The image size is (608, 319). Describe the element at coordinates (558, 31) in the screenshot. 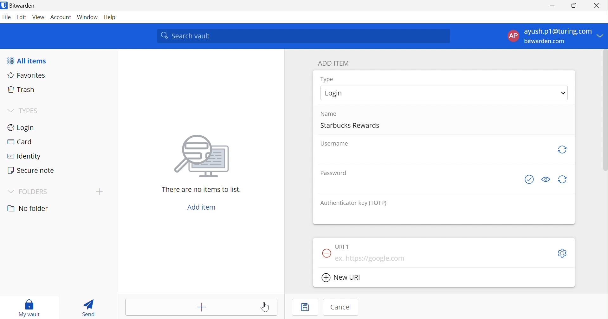

I see `ayush.p1@turing.com` at that location.